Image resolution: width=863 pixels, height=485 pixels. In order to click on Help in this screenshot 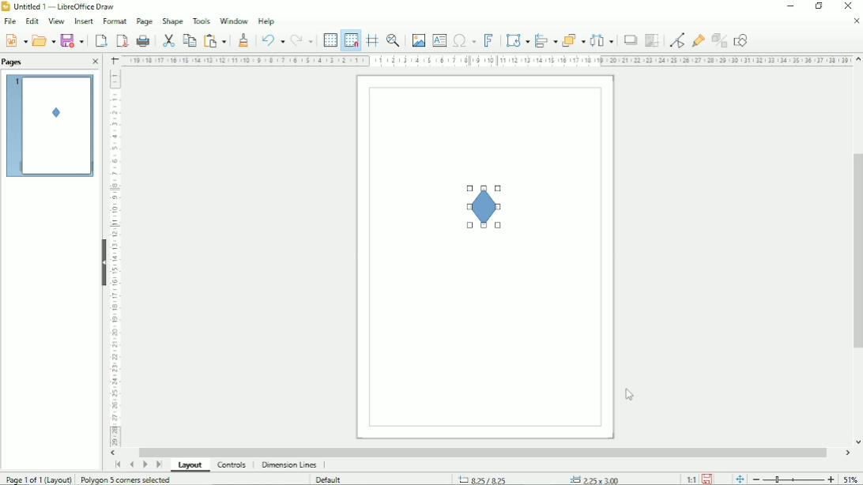, I will do `click(267, 21)`.